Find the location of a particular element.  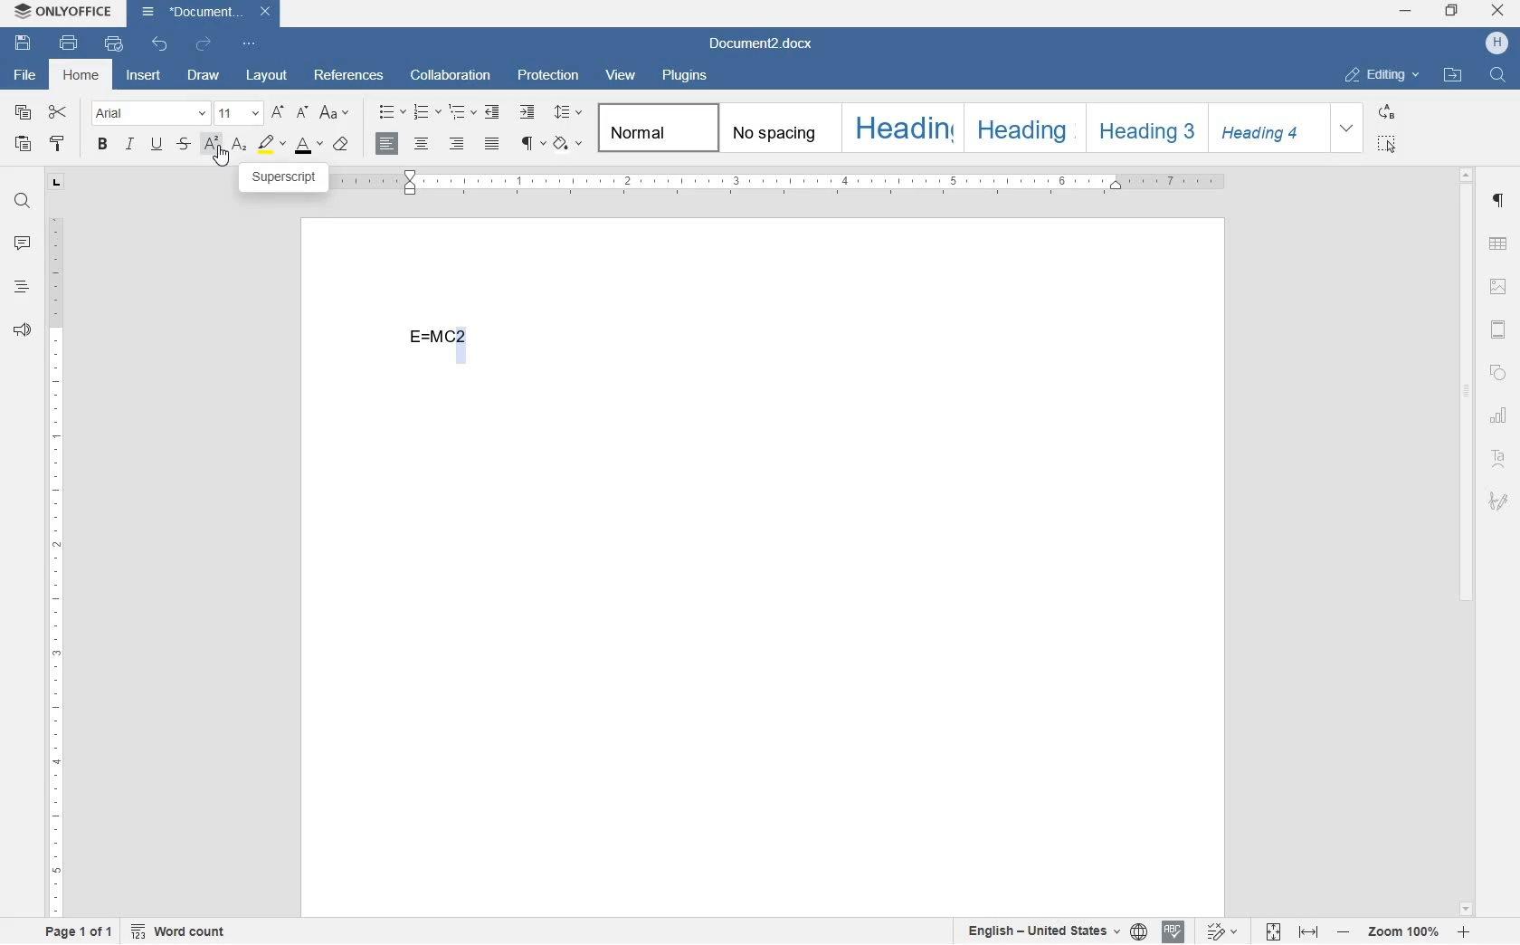

CURSOR is located at coordinates (223, 161).